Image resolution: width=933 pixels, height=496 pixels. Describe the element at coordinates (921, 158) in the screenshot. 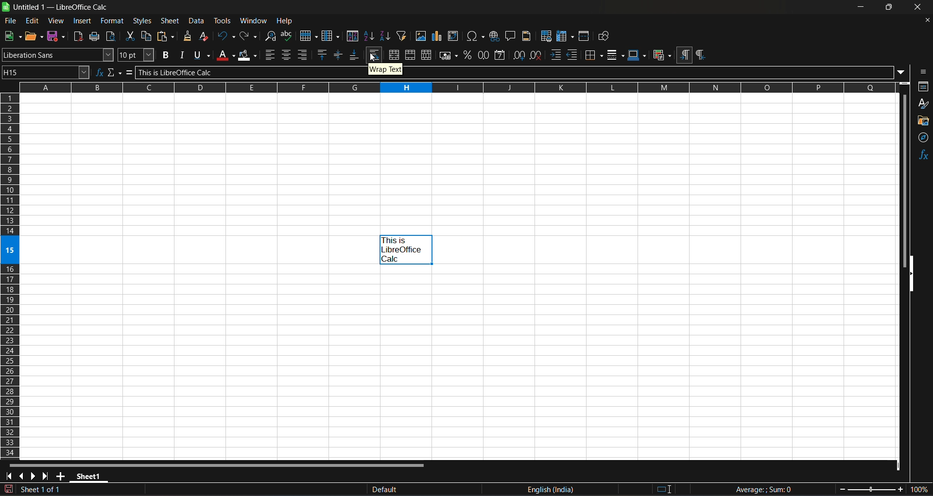

I see `functions` at that location.